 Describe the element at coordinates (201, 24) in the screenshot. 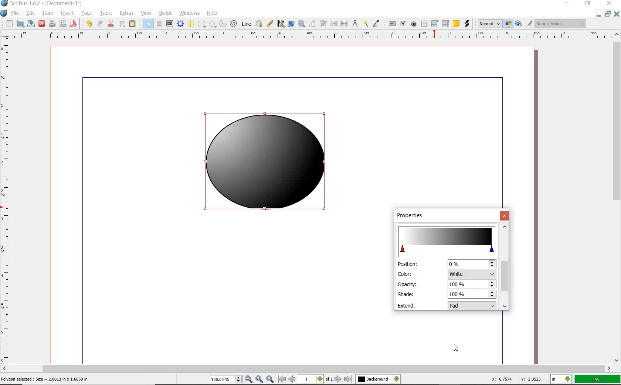

I see `SHAPE` at that location.